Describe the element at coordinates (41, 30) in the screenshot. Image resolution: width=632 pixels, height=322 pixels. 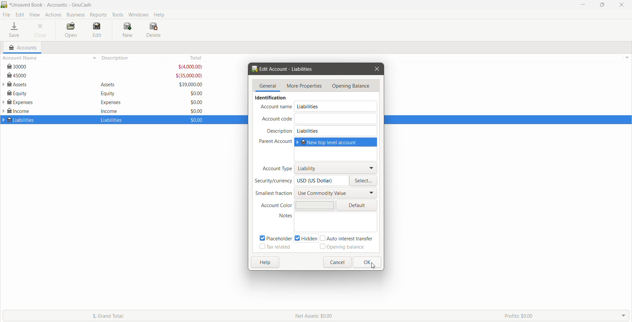
I see `Close` at that location.